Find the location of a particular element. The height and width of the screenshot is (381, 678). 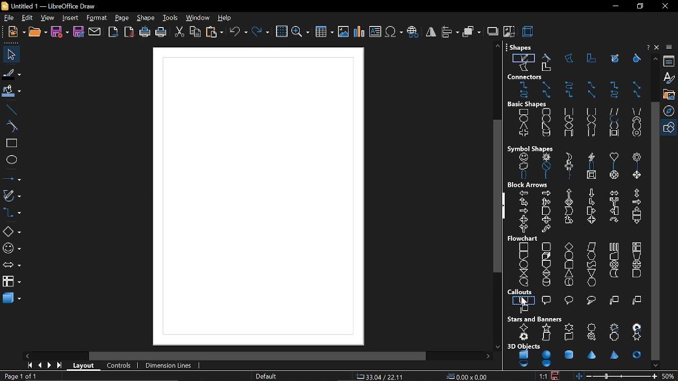

lines and arrows is located at coordinates (11, 177).